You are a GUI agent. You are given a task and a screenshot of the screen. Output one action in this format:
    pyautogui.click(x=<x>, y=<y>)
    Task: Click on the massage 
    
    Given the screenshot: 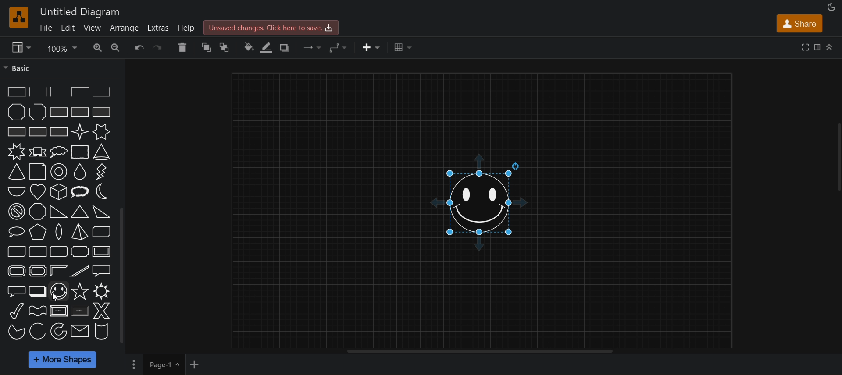 What is the action you would take?
    pyautogui.click(x=79, y=331)
    